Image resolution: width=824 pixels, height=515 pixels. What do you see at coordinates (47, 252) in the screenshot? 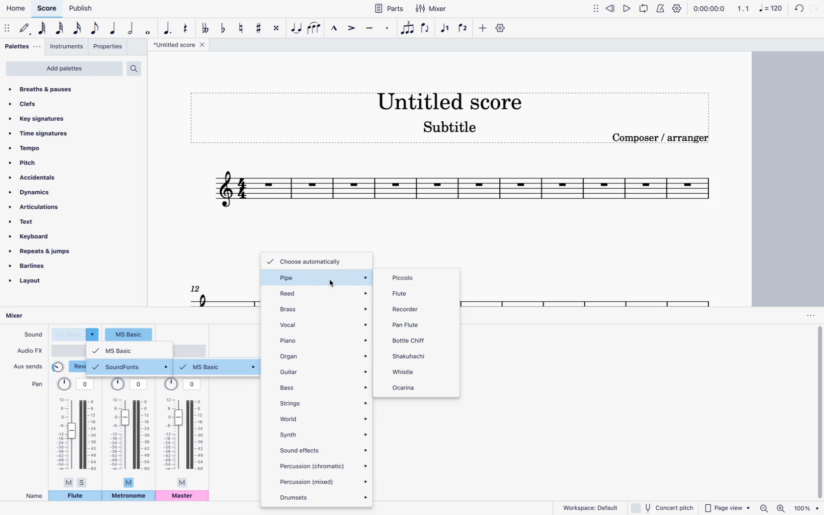
I see `repeats & jumps` at bounding box center [47, 252].